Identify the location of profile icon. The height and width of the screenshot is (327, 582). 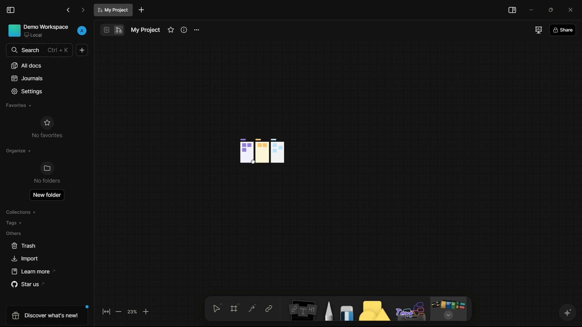
(82, 30).